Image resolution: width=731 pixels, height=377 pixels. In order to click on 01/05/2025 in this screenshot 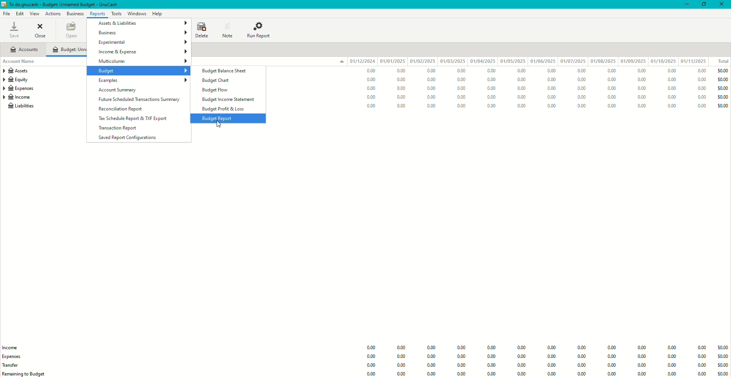, I will do `click(512, 61)`.